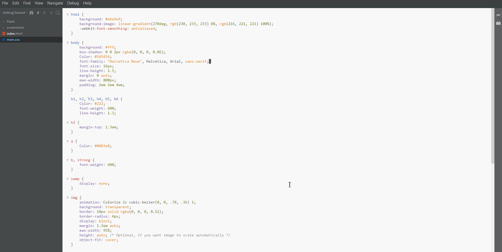 The height and width of the screenshot is (252, 502). What do you see at coordinates (14, 13) in the screenshot?
I see `Getting Started` at bounding box center [14, 13].